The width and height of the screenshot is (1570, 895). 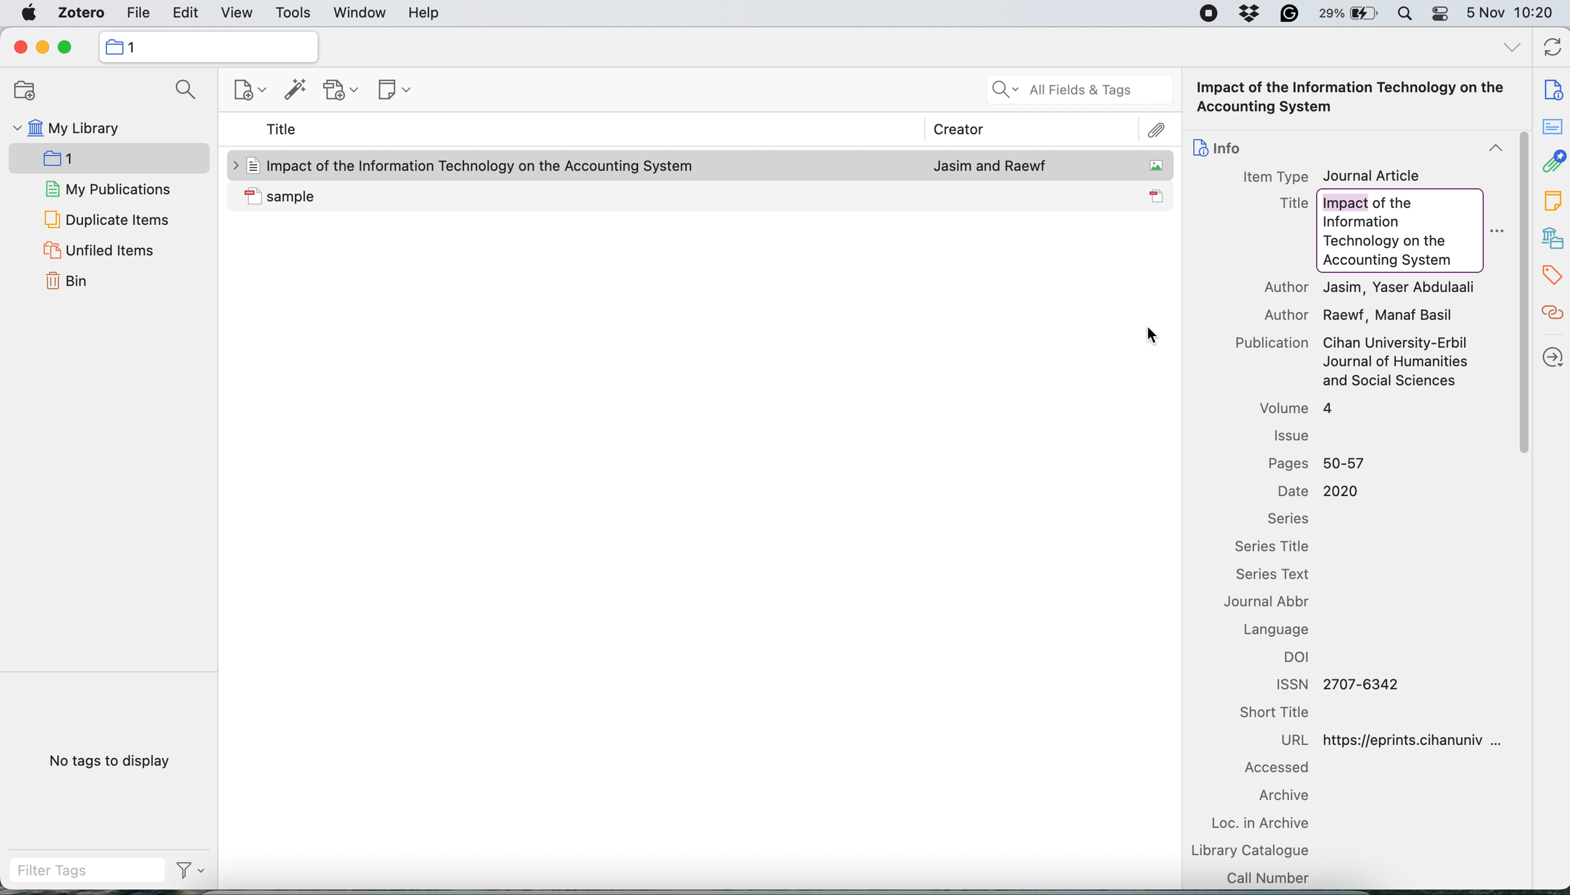 I want to click on icon, so click(x=251, y=165).